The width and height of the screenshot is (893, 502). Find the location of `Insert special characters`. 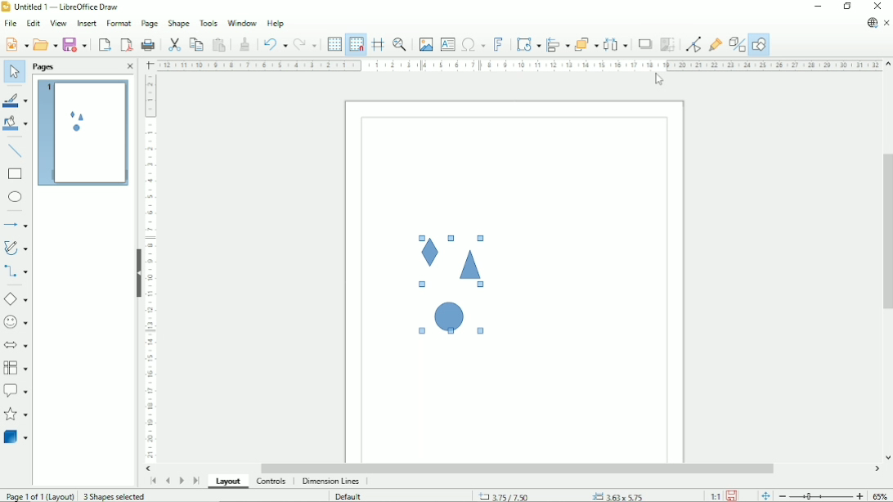

Insert special characters is located at coordinates (473, 44).